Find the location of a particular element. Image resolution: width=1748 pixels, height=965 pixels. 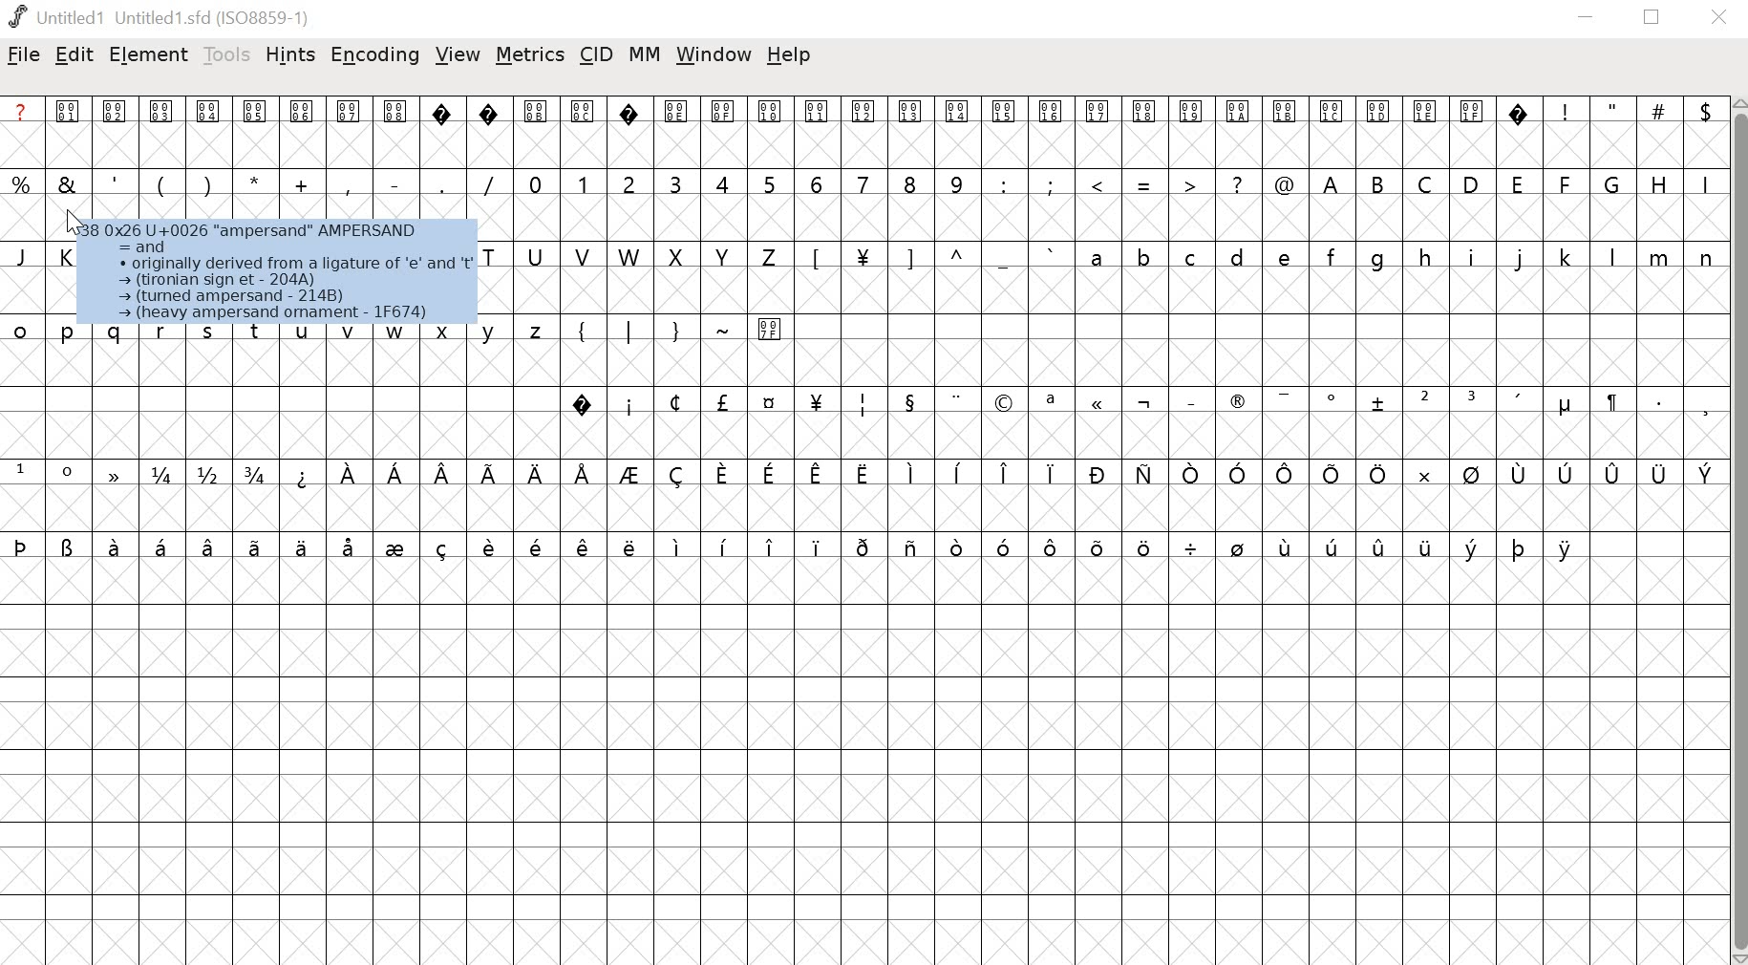

view is located at coordinates (458, 51).